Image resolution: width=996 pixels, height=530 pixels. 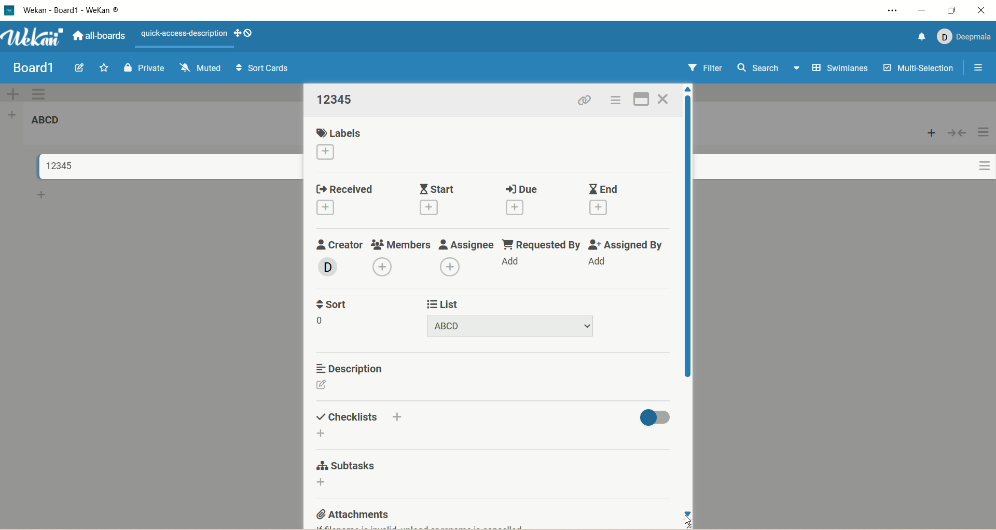 What do you see at coordinates (54, 166) in the screenshot?
I see `title` at bounding box center [54, 166].